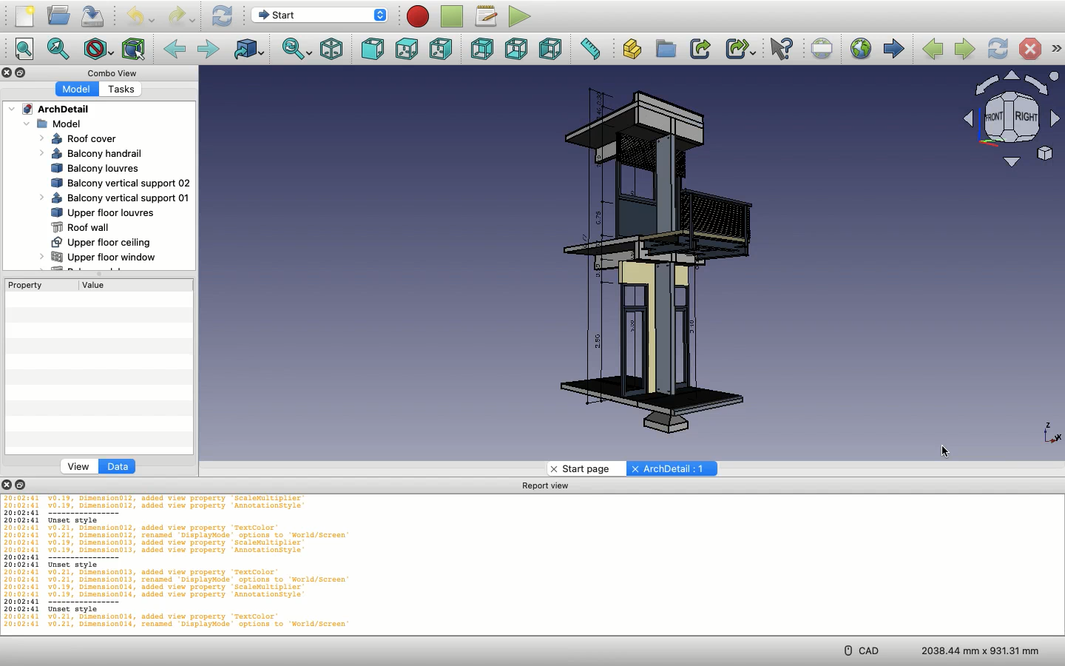 This screenshot has height=666, width=1065. What do you see at coordinates (104, 258) in the screenshot?
I see `Upper floor window` at bounding box center [104, 258].